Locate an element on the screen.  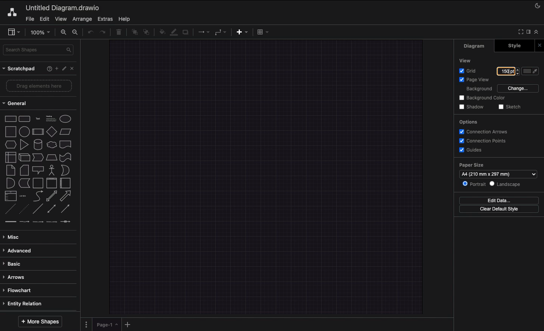
Portrait is located at coordinates (475, 184).